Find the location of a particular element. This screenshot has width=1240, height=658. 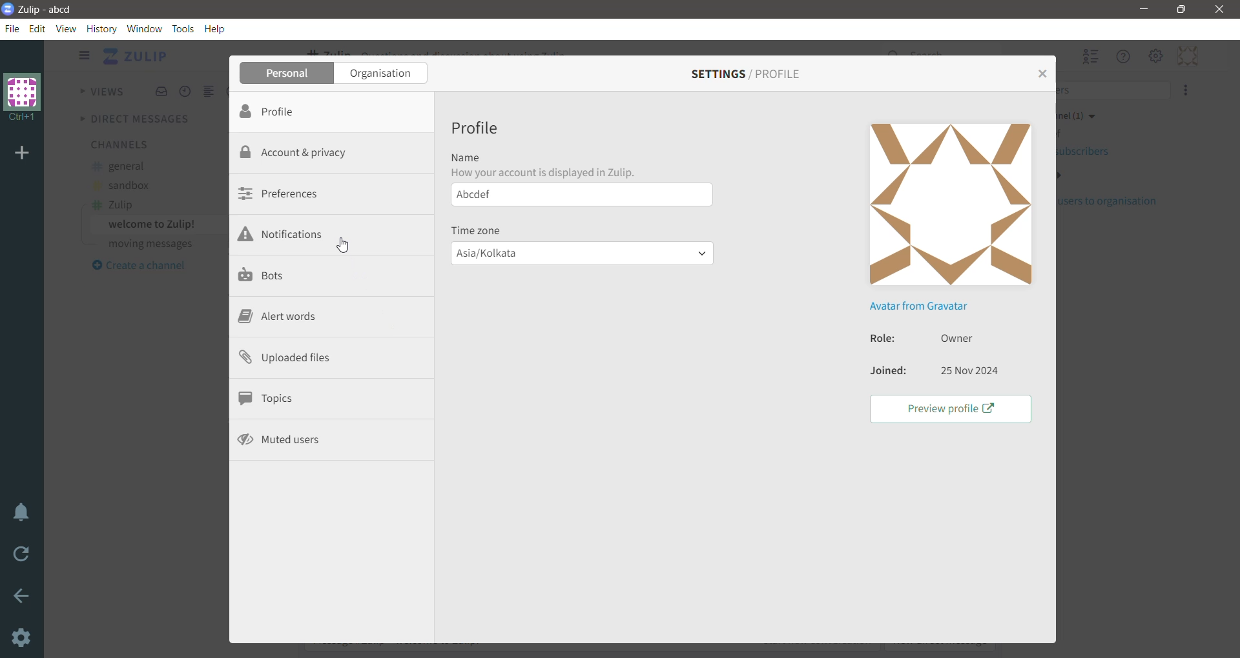

Profile is located at coordinates (287, 112).